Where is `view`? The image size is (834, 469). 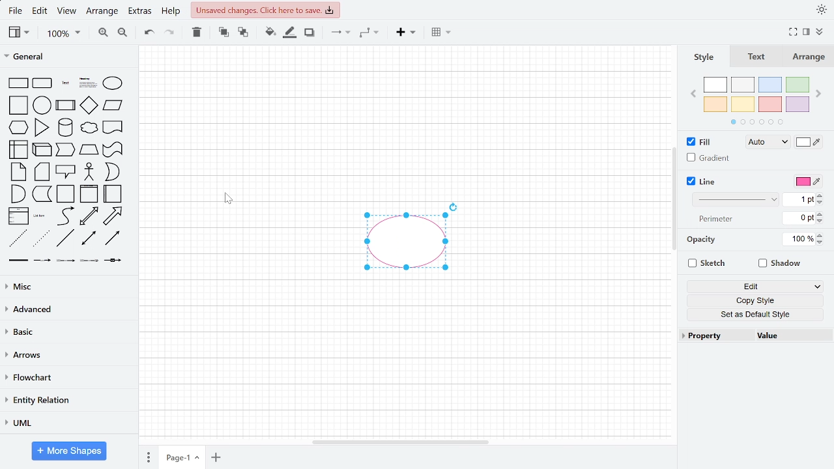 view is located at coordinates (19, 33).